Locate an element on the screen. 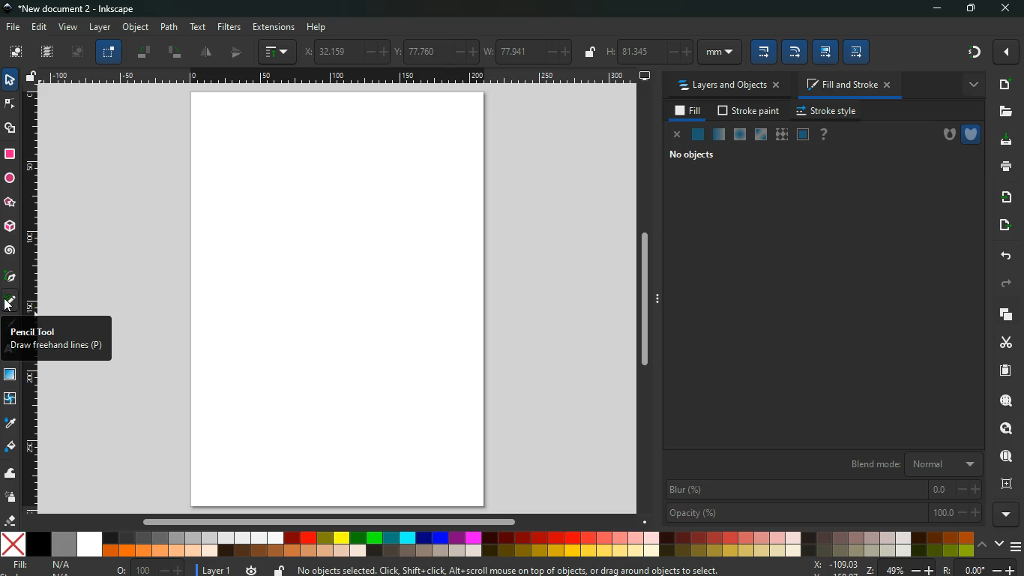 This screenshot has width=1024, height=576. back is located at coordinates (1005, 256).